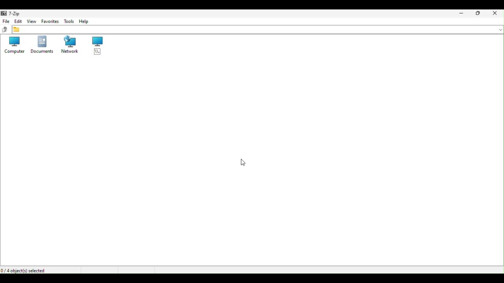  I want to click on File address bar, so click(258, 30).